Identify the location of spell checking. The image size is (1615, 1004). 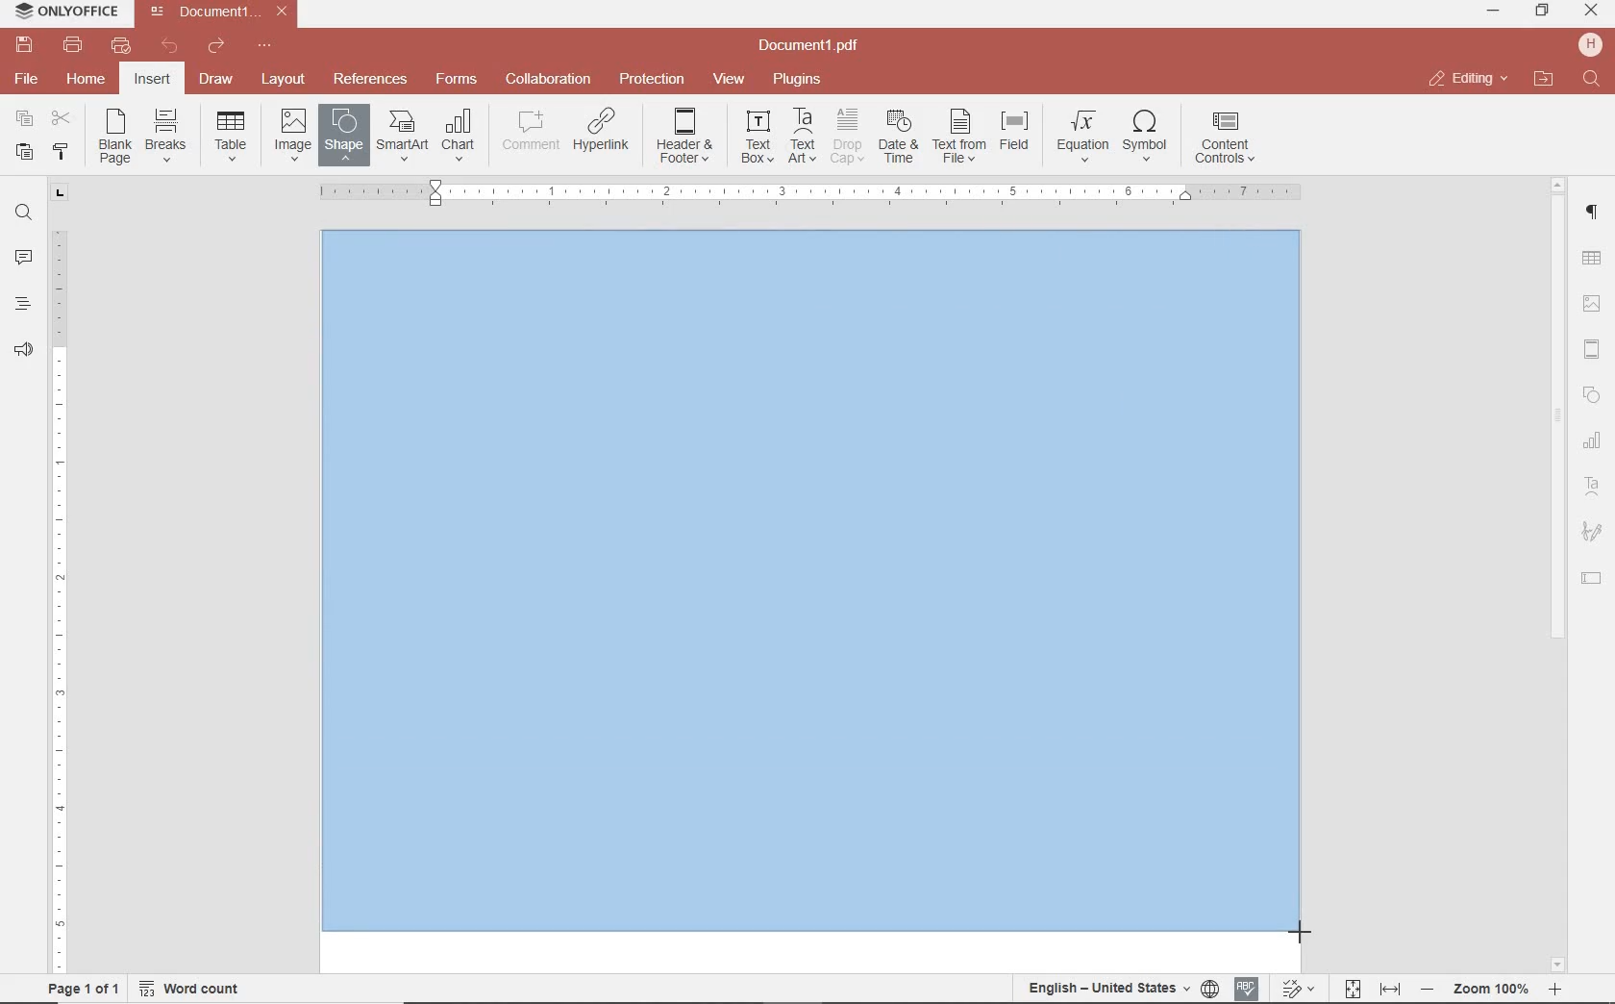
(1247, 989).